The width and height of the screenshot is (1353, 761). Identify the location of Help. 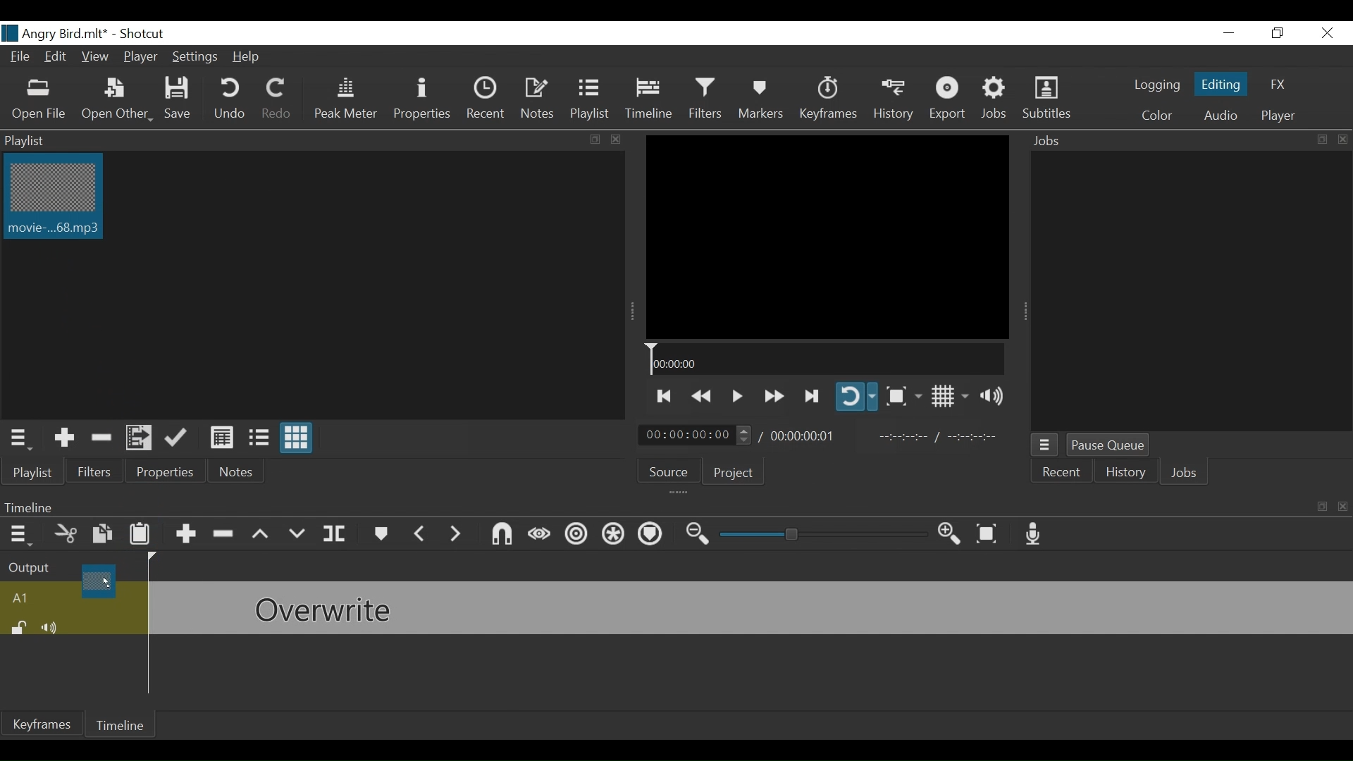
(247, 56).